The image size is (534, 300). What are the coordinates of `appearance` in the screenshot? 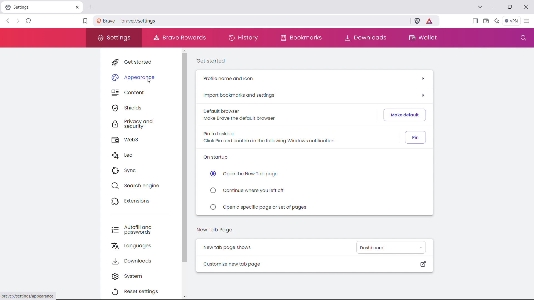 It's located at (141, 76).